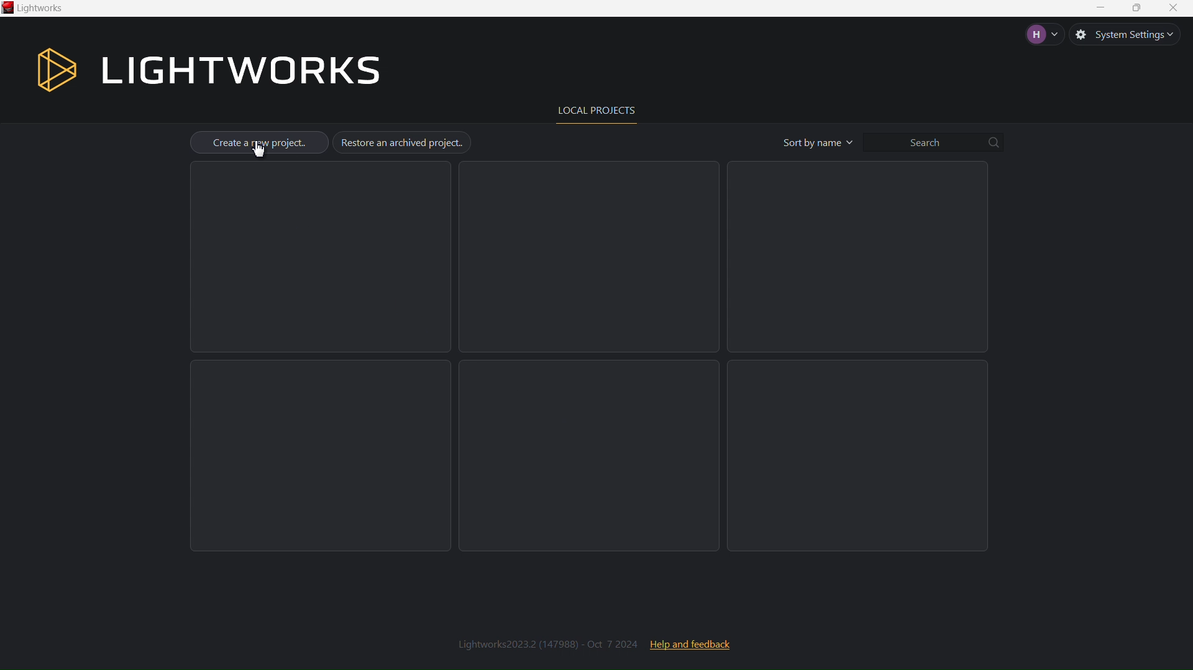  Describe the element at coordinates (321, 258) in the screenshot. I see `Empty Project` at that location.